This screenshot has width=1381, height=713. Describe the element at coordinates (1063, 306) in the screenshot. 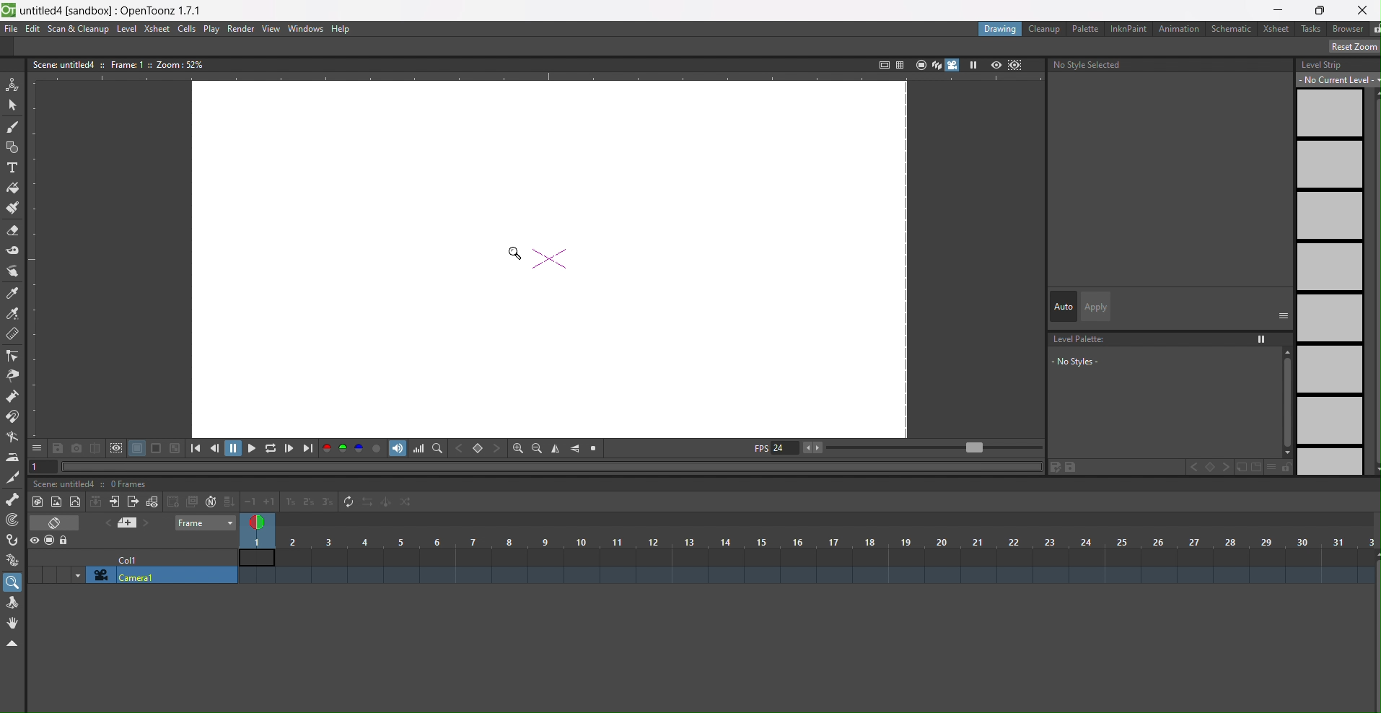

I see `auto` at that location.